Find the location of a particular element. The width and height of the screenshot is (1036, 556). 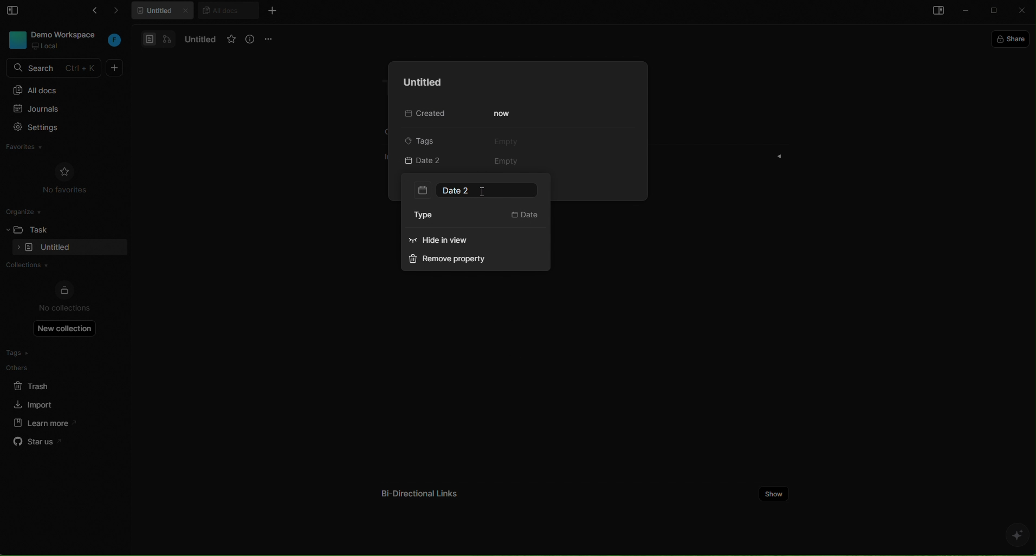

all docs is located at coordinates (228, 10).